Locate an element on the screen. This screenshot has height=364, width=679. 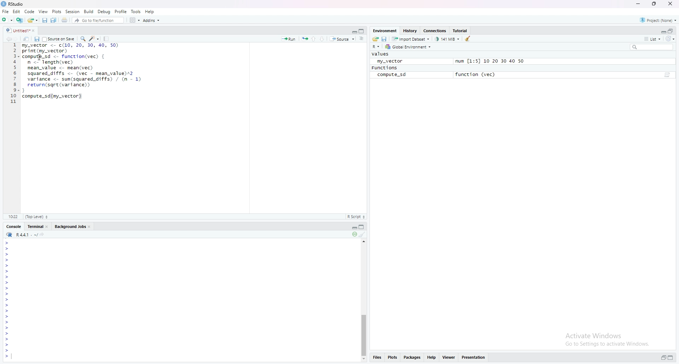
Find and replace is located at coordinates (82, 39).